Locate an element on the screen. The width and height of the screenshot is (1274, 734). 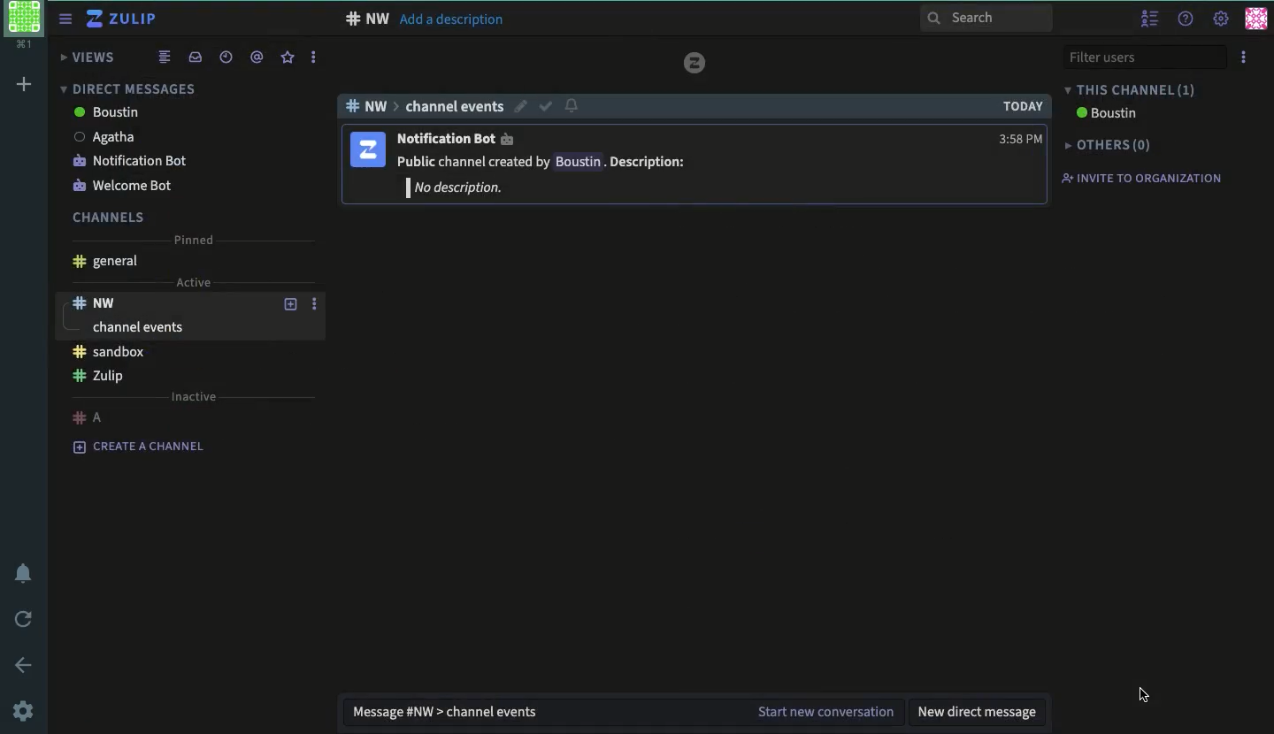
filter users is located at coordinates (1142, 57).